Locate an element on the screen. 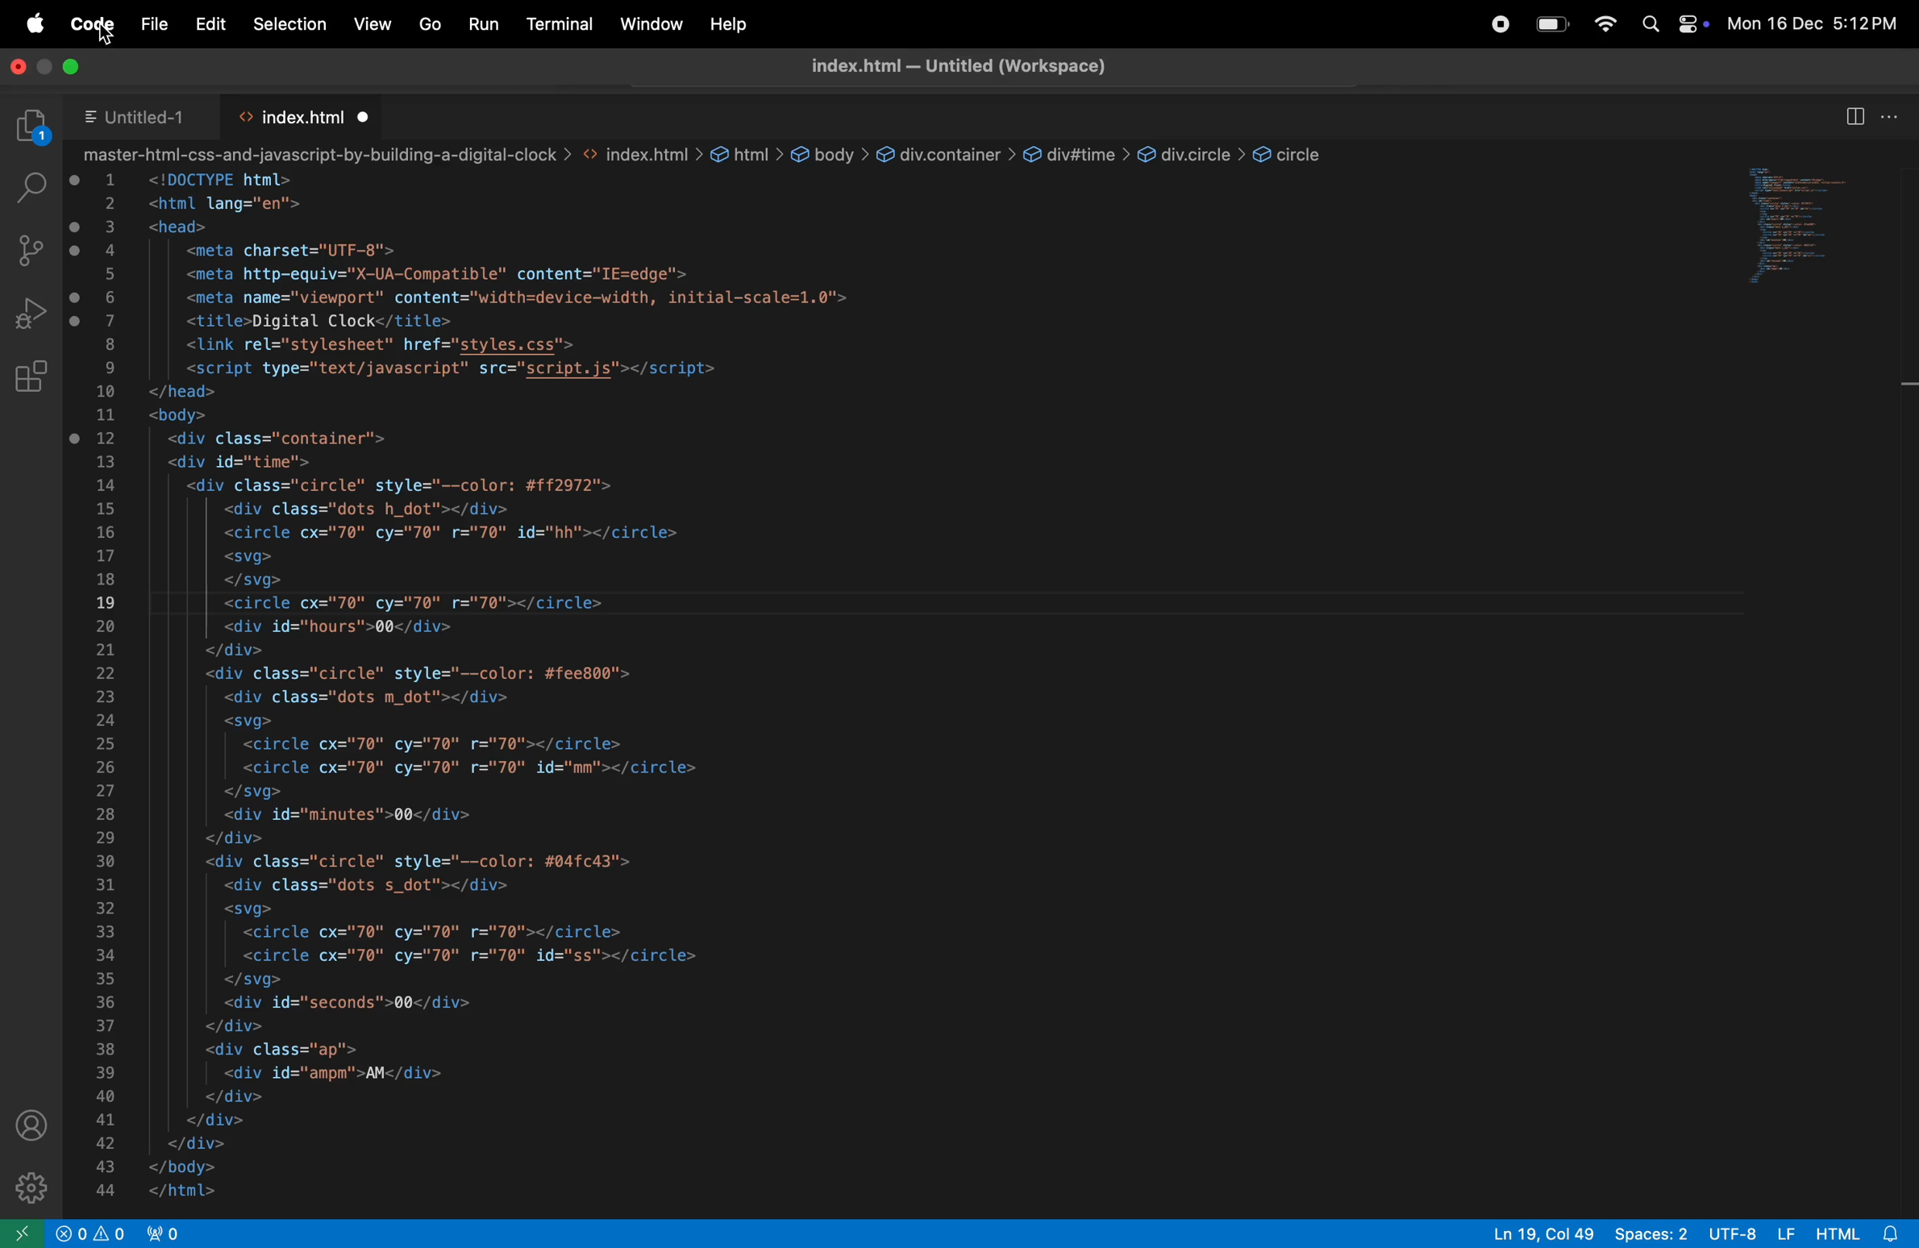 The width and height of the screenshot is (1919, 1248). | <svg> is located at coordinates (248, 557).